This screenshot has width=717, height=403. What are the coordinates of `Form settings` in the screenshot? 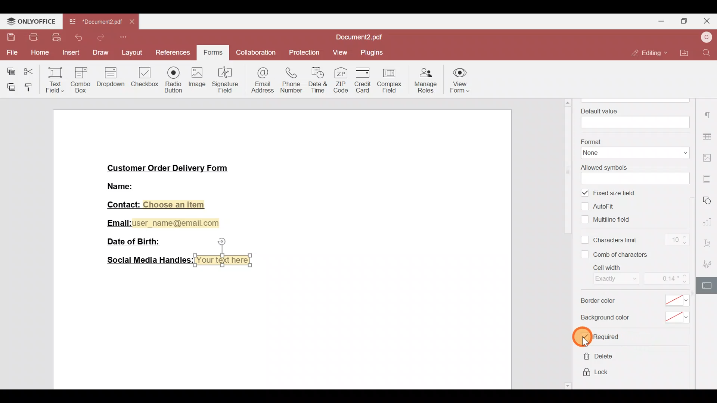 It's located at (708, 285).